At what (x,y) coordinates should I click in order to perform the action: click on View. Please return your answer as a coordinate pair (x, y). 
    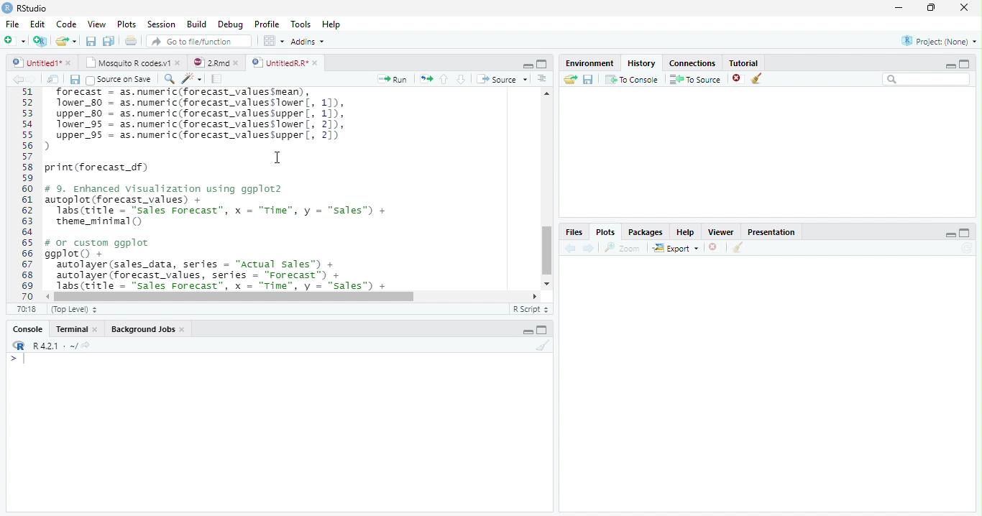
    Looking at the image, I should click on (96, 24).